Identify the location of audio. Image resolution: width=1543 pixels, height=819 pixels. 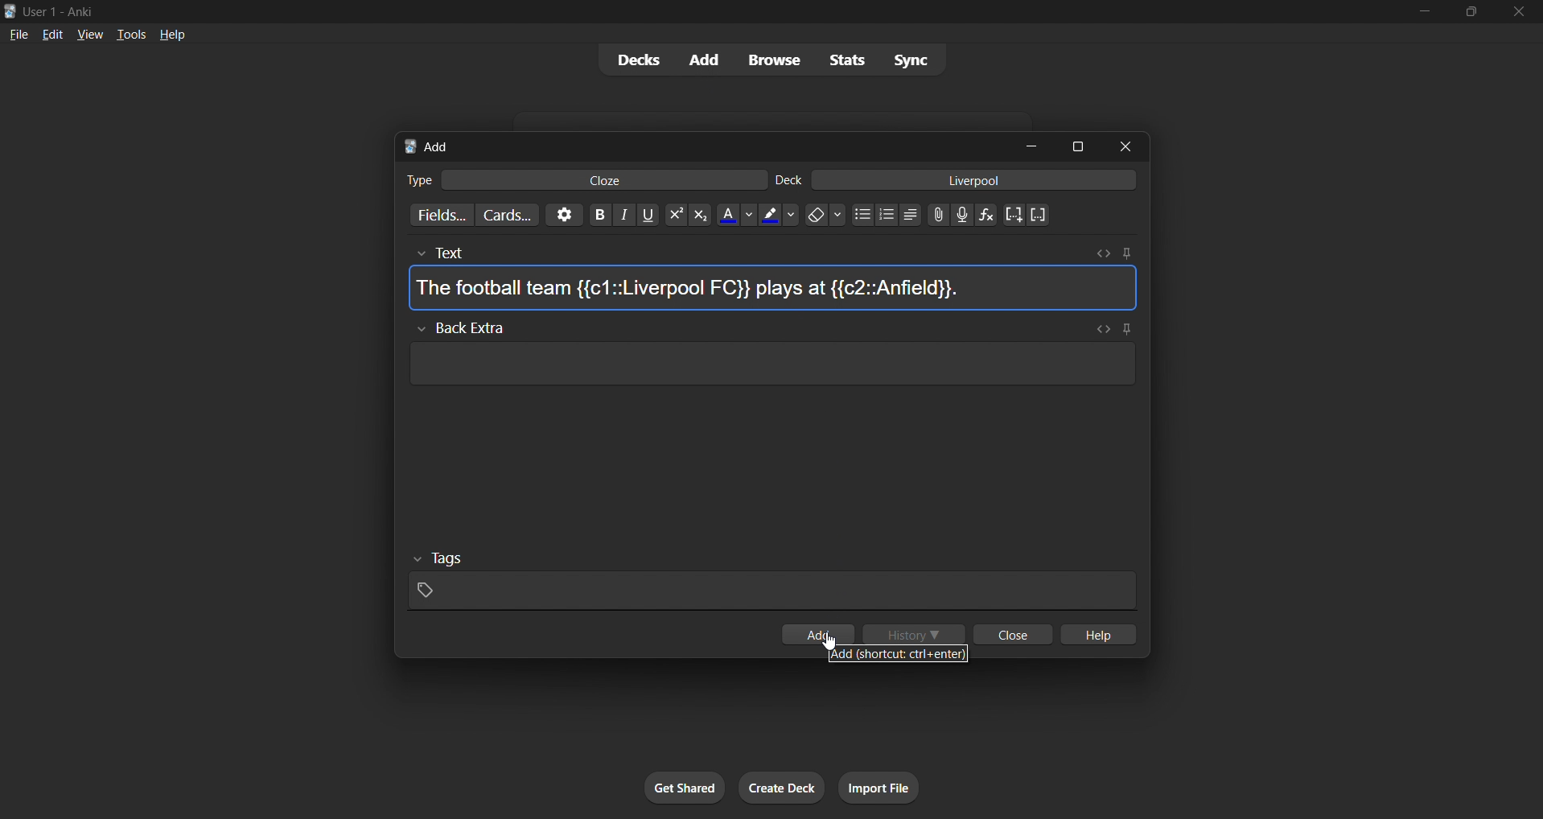
(962, 216).